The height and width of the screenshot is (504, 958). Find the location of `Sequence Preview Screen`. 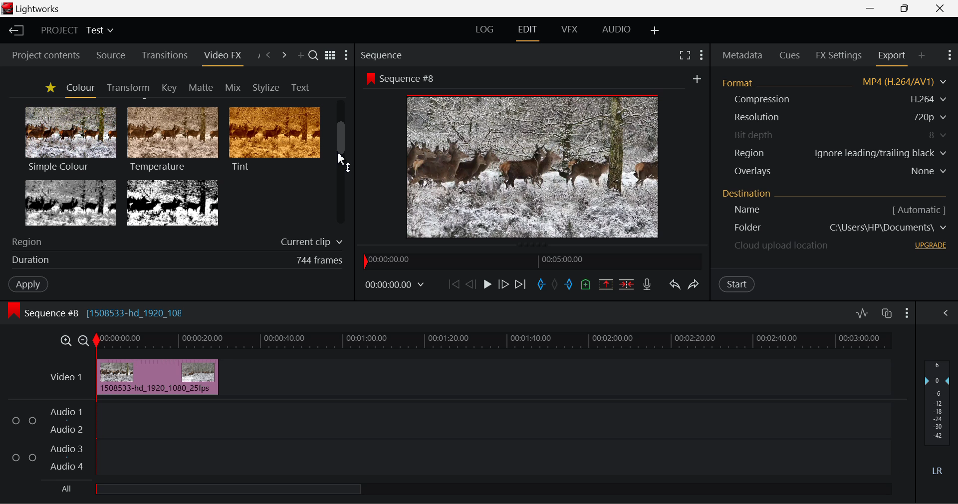

Sequence Preview Screen is located at coordinates (535, 165).